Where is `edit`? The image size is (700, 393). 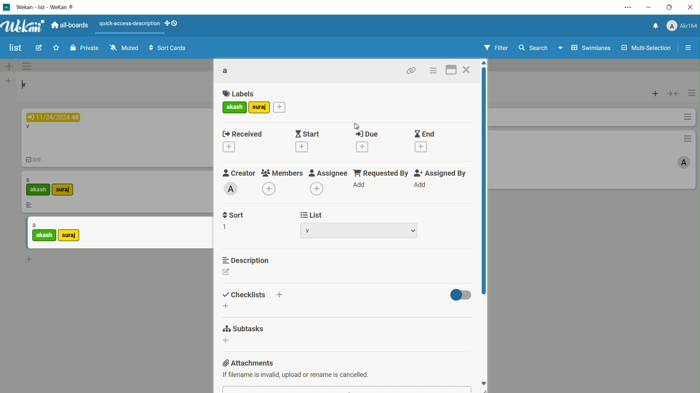 edit is located at coordinates (38, 48).